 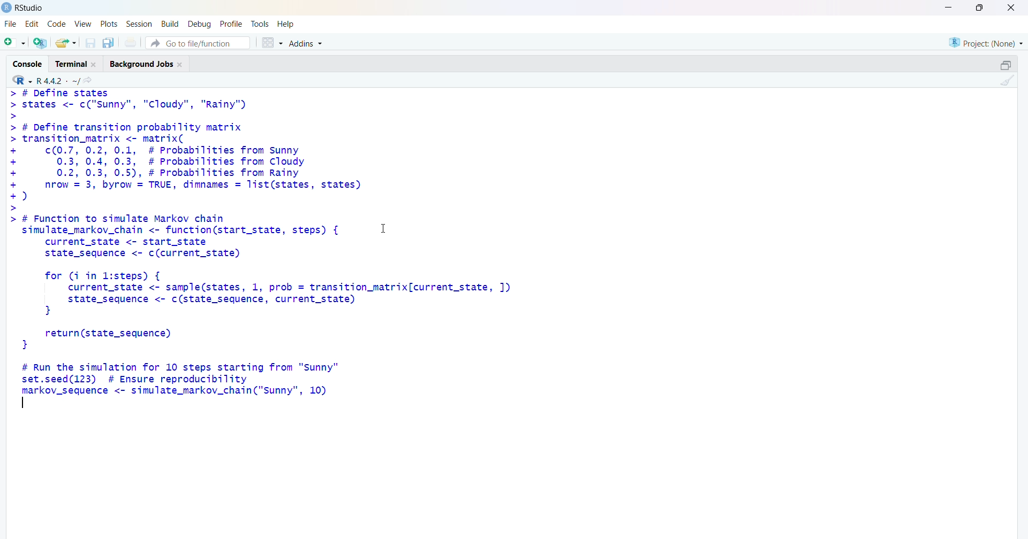 What do you see at coordinates (108, 43) in the screenshot?
I see `save all open document` at bounding box center [108, 43].